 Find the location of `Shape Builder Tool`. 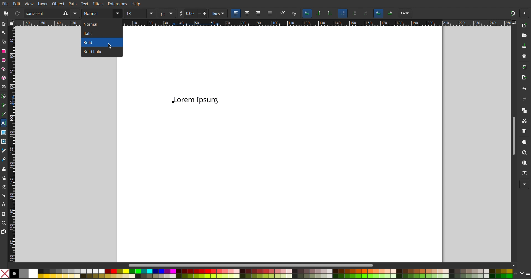

Shape Builder Tool is located at coordinates (4, 42).